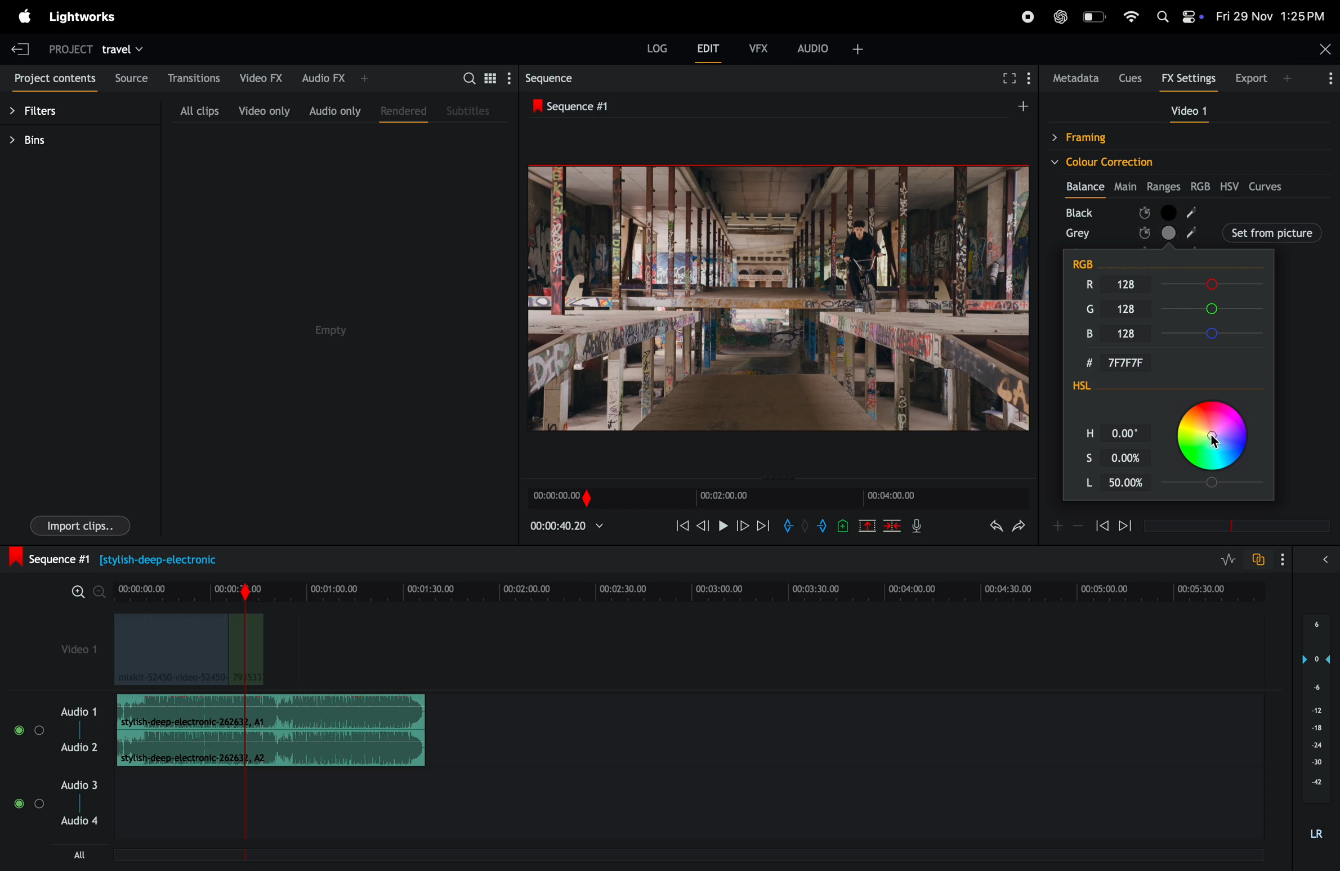  Describe the element at coordinates (195, 77) in the screenshot. I see `transitions` at that location.